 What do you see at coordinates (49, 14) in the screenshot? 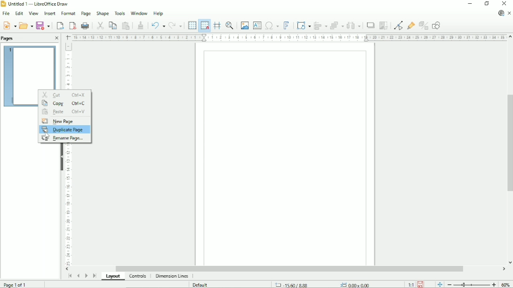
I see `Insert` at bounding box center [49, 14].